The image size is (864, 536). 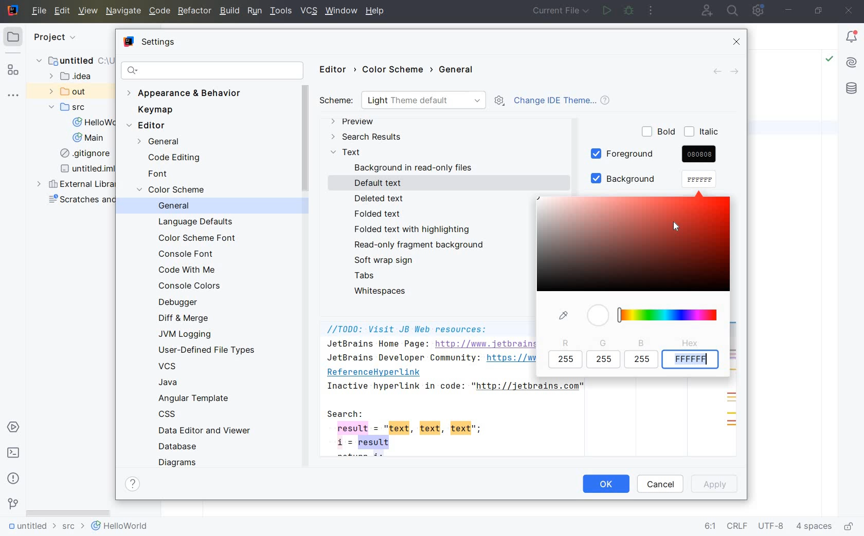 What do you see at coordinates (15, 96) in the screenshot?
I see `more tool windows` at bounding box center [15, 96].